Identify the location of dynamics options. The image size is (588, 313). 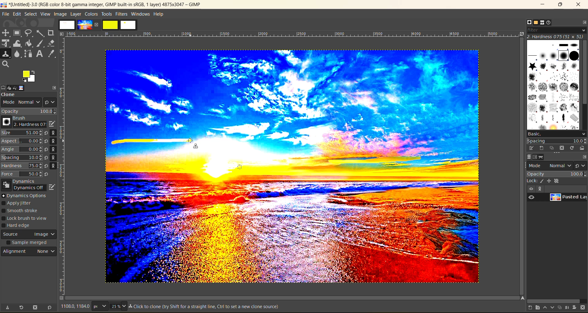
(26, 196).